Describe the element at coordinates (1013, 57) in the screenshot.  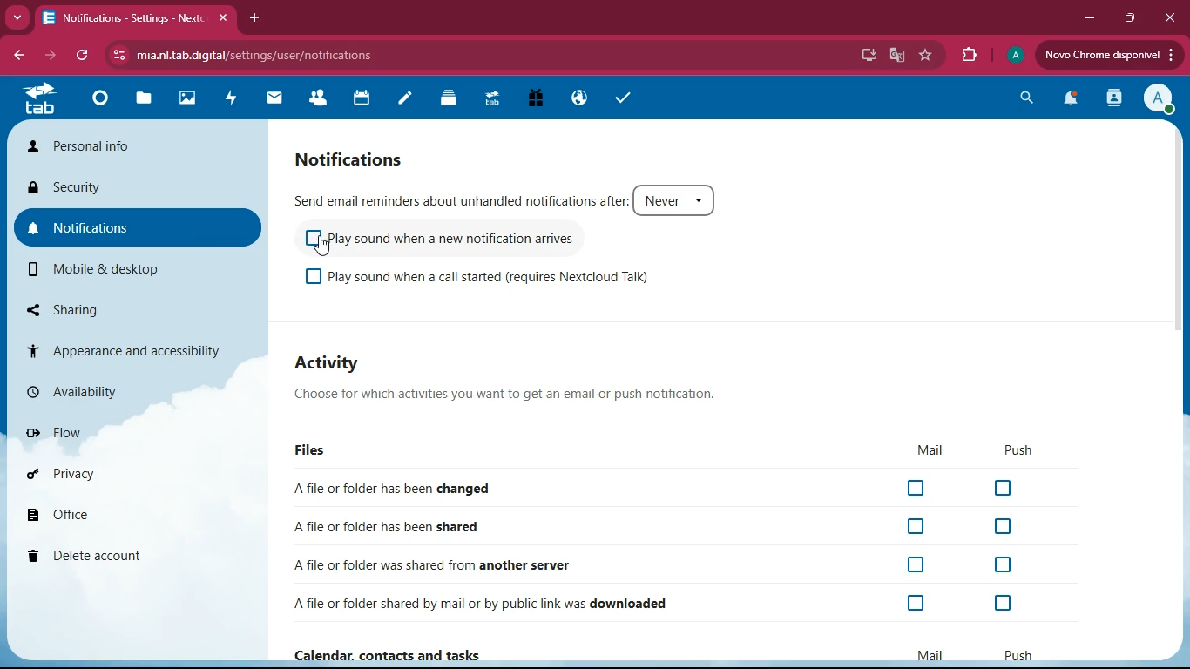
I see `profile` at that location.